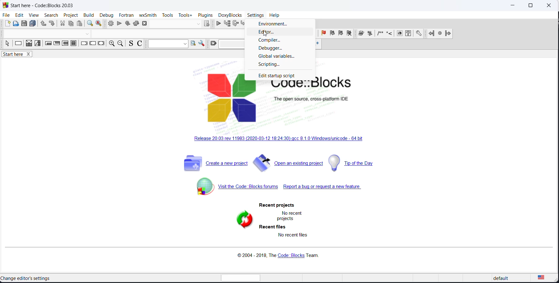 The image size is (559, 283). What do you see at coordinates (380, 34) in the screenshot?
I see `icon` at bounding box center [380, 34].